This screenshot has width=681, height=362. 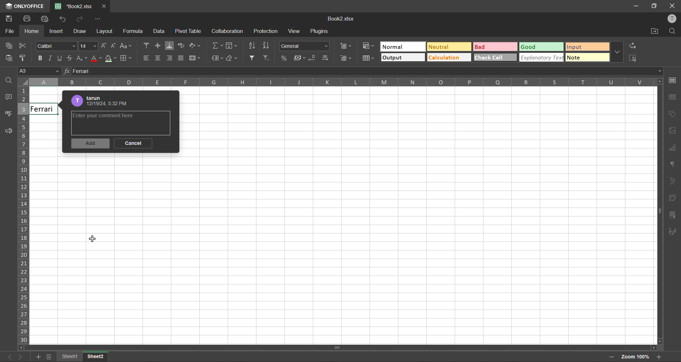 I want to click on comment input box, so click(x=123, y=122).